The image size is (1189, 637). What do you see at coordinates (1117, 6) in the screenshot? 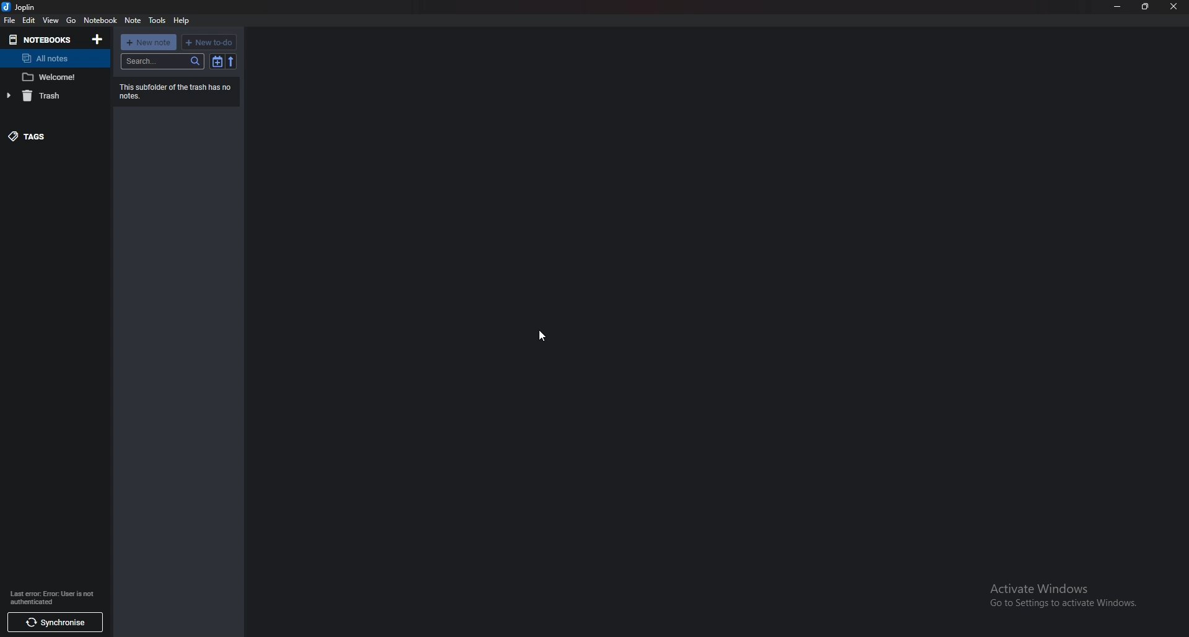
I see `minimize` at bounding box center [1117, 6].